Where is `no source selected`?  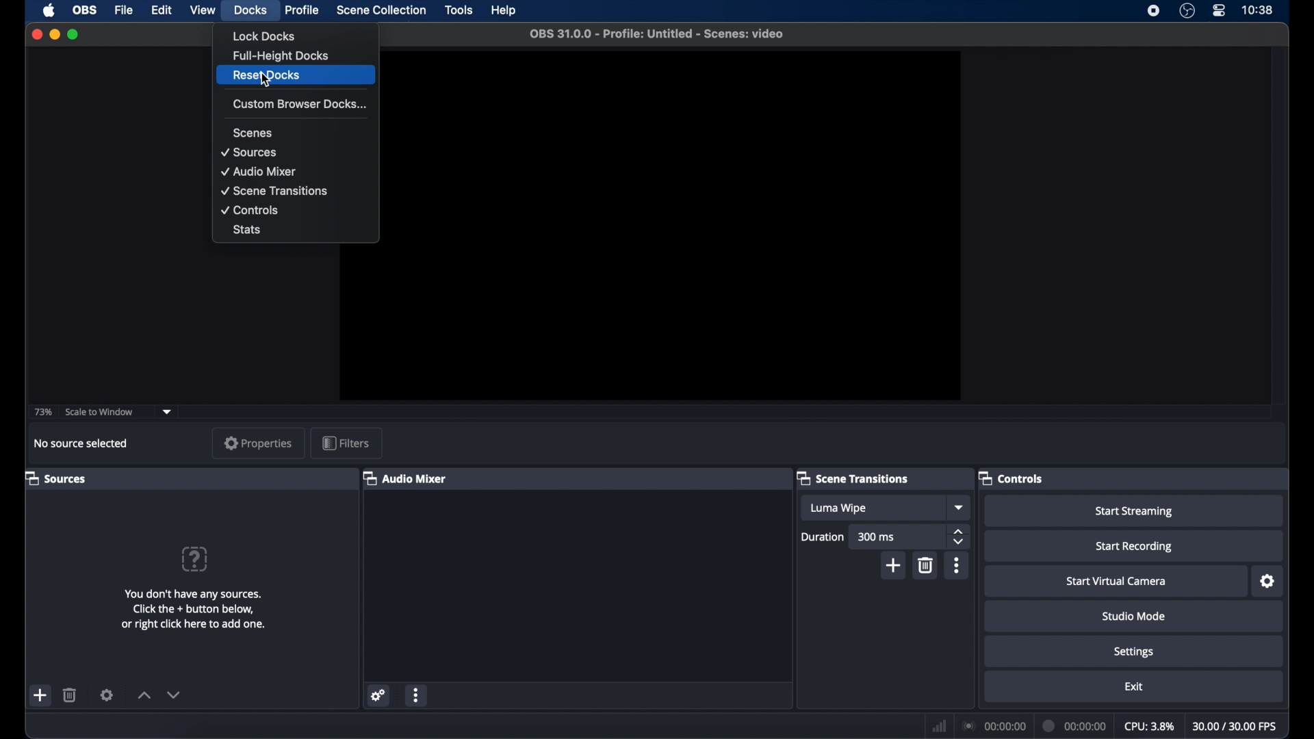 no source selected is located at coordinates (83, 443).